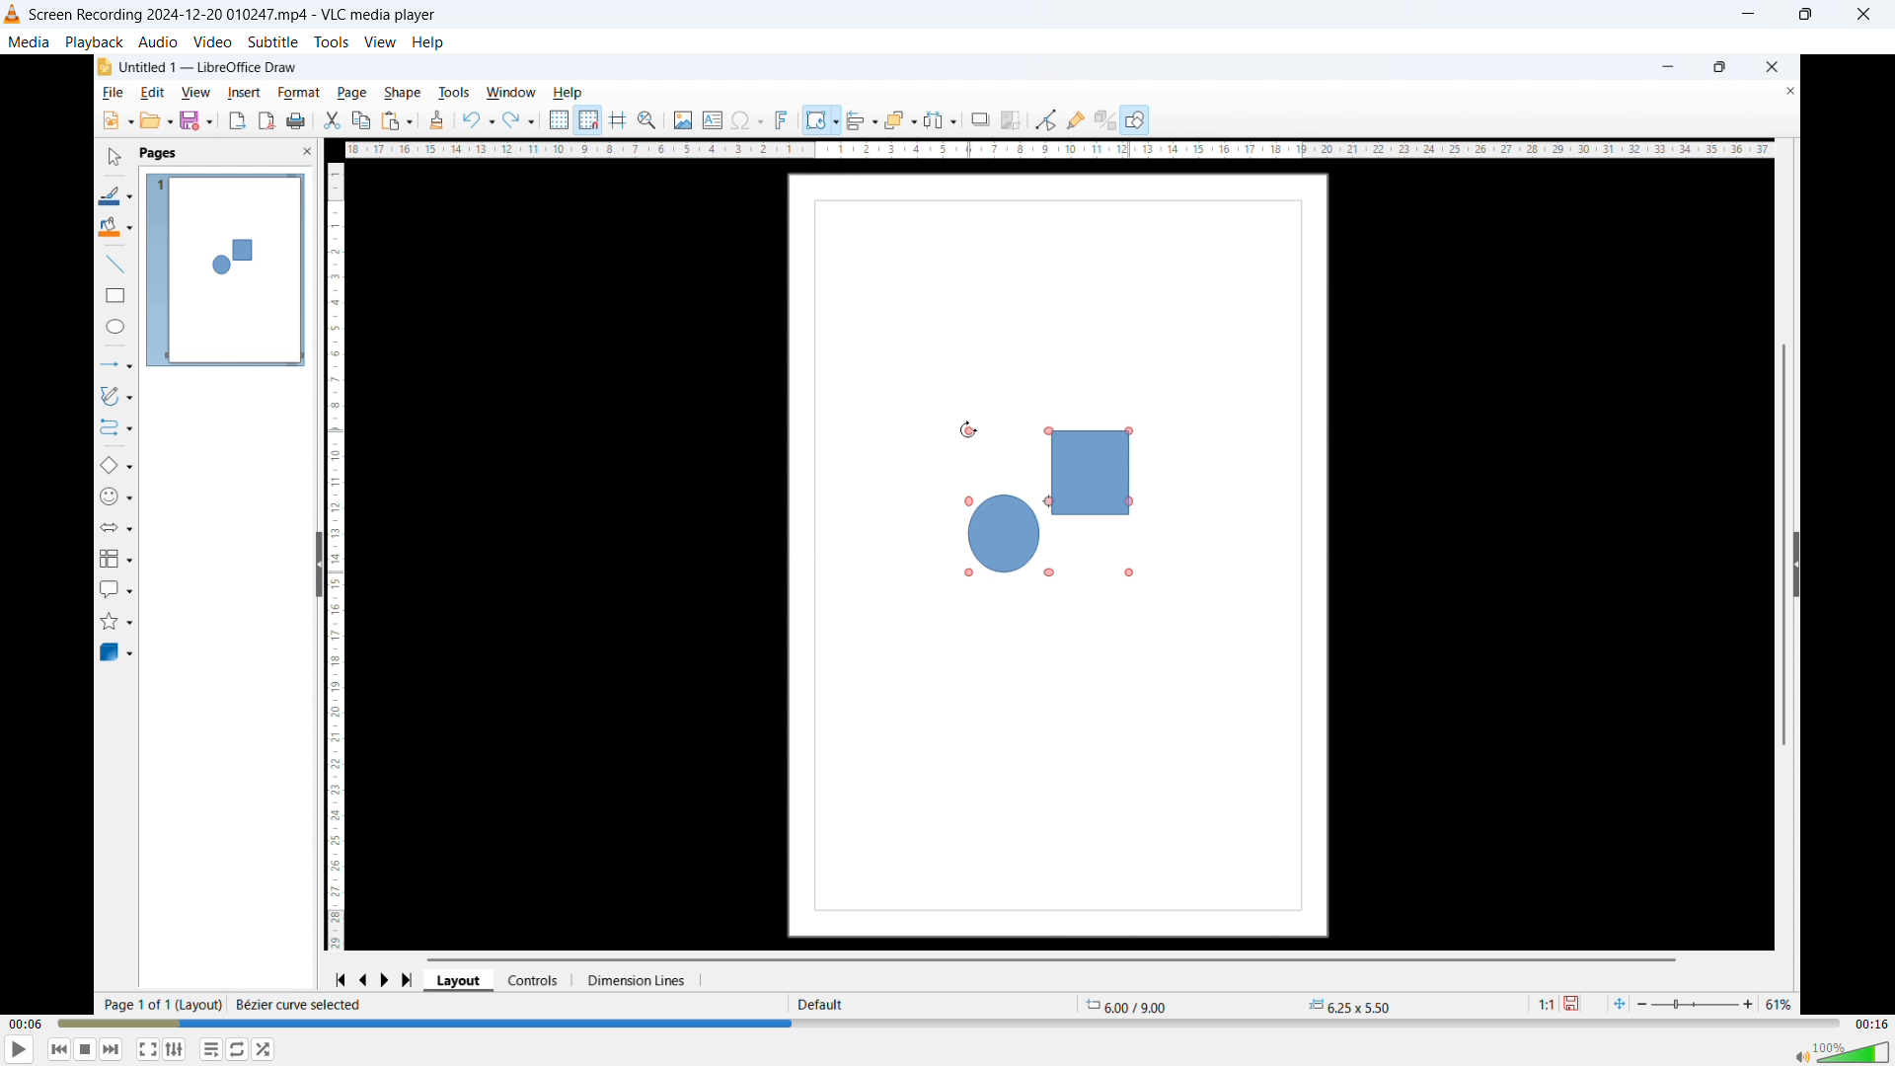  I want to click on Screen Recording 2024-12-20 010247.mp4 - VLC media player, so click(236, 16).